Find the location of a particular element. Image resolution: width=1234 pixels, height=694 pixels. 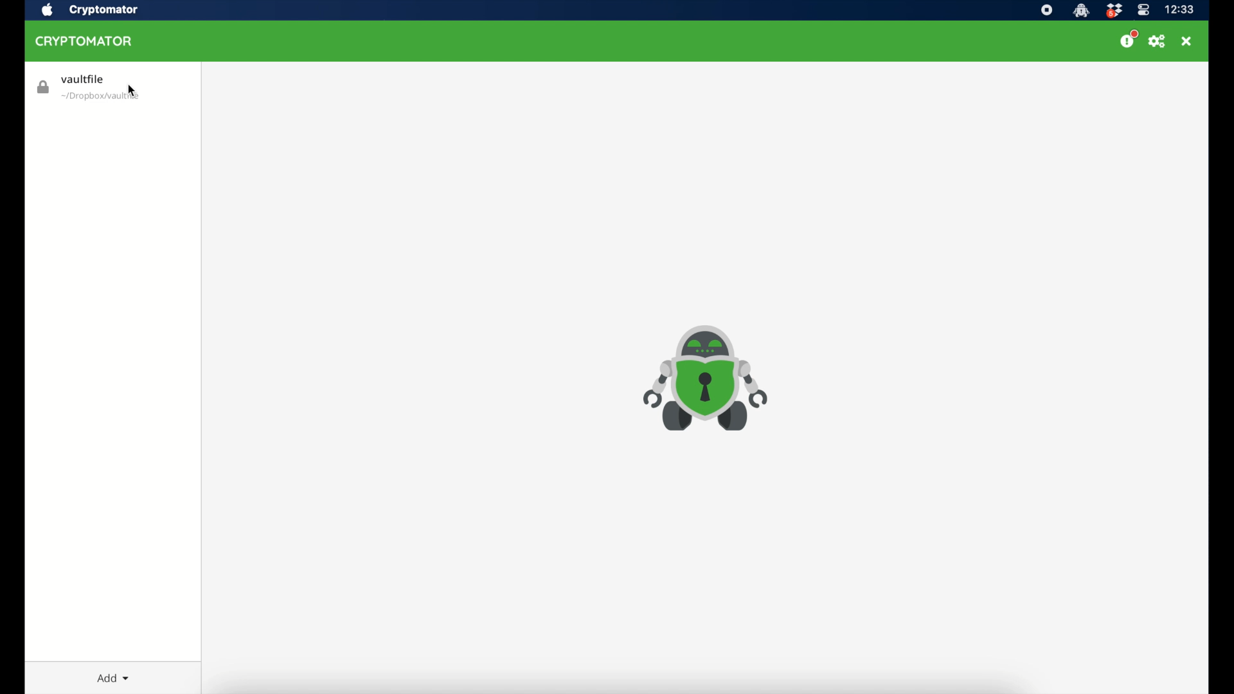

donate us is located at coordinates (1129, 39).